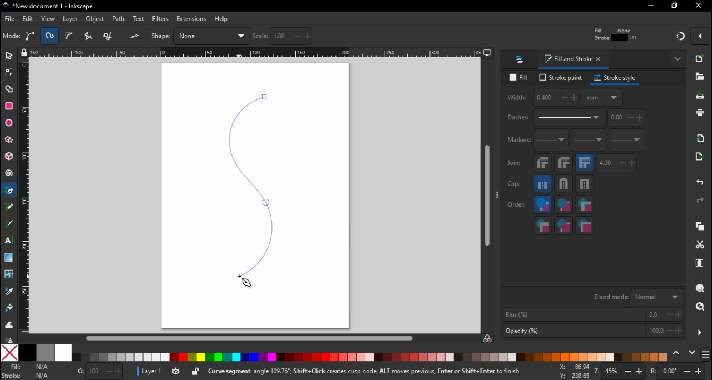  What do you see at coordinates (700, 264) in the screenshot?
I see `paste` at bounding box center [700, 264].